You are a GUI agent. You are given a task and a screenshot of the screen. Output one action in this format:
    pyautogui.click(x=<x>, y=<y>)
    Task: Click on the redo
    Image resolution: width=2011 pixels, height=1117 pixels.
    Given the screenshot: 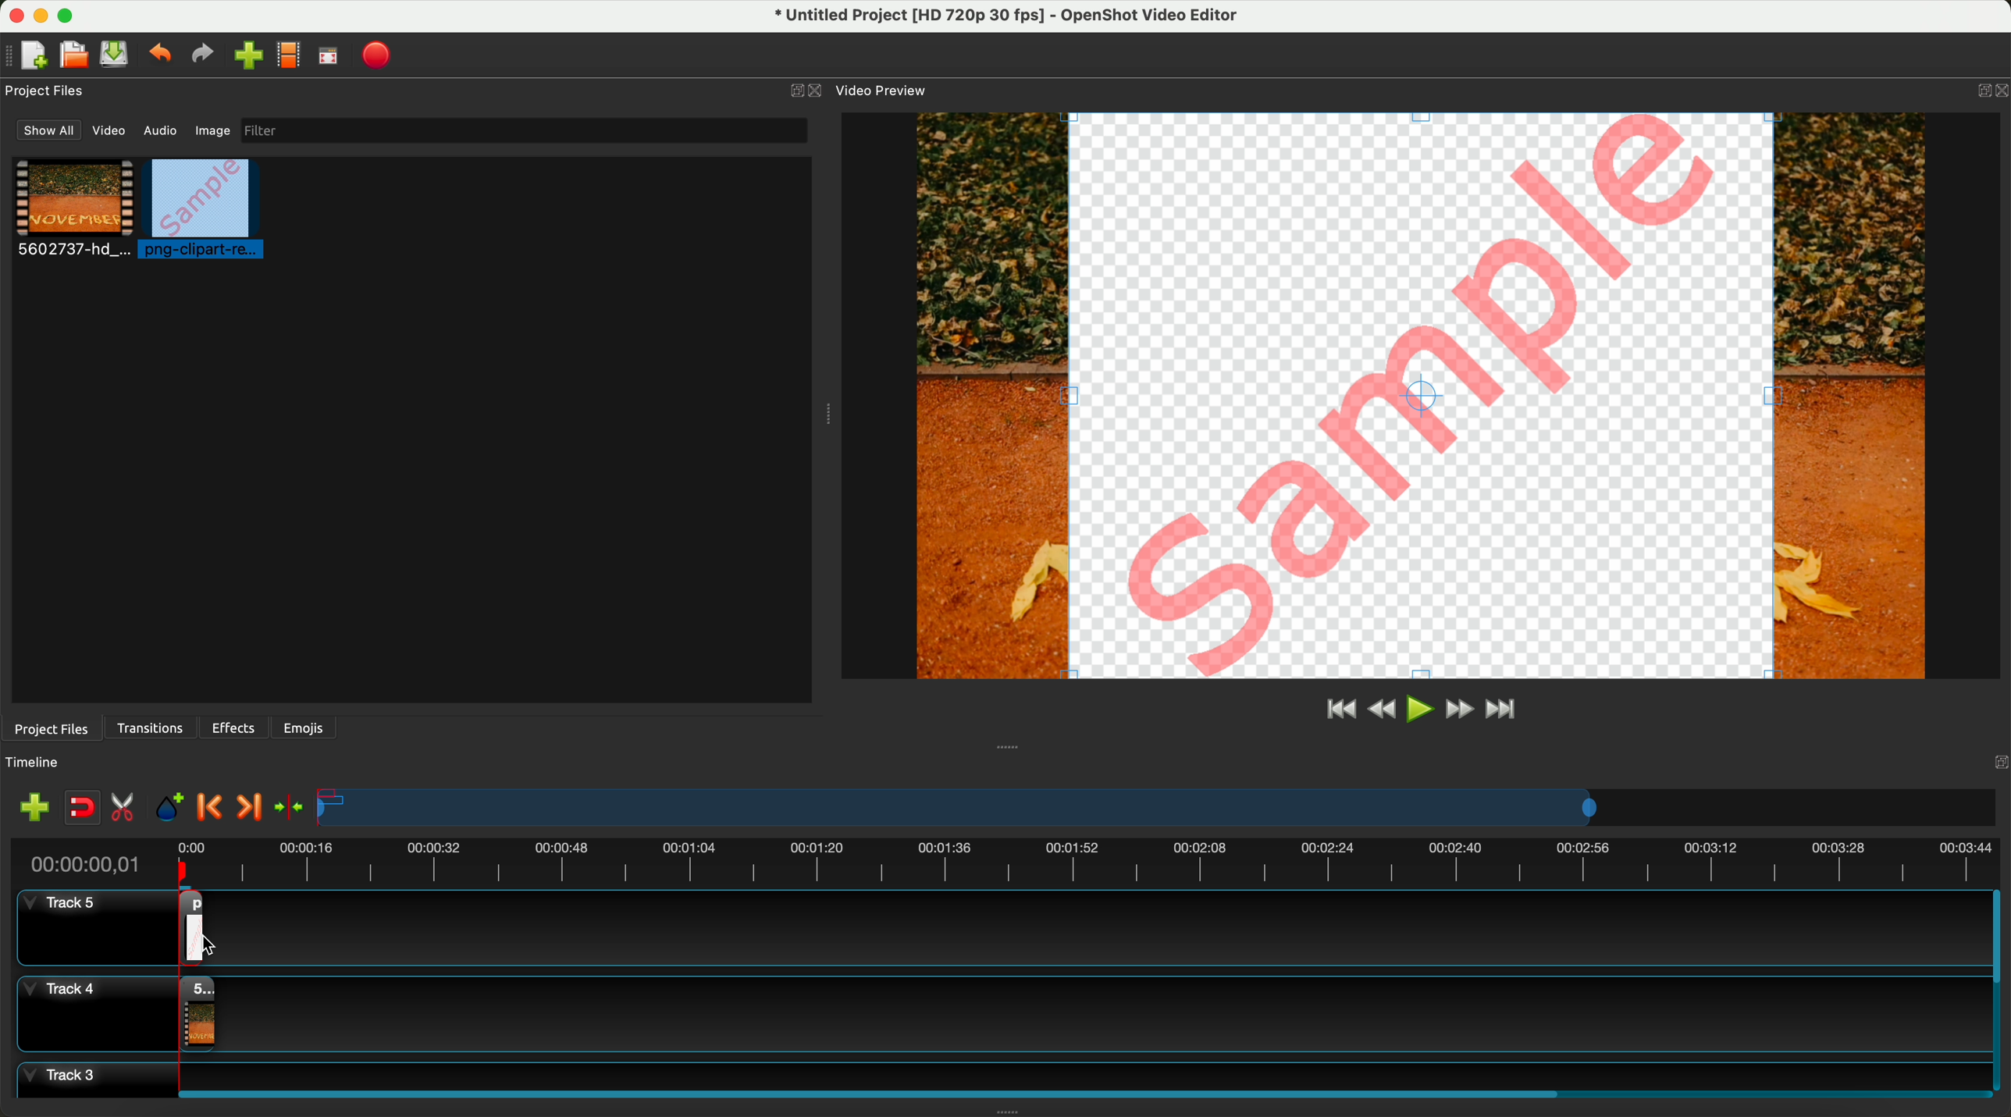 What is the action you would take?
    pyautogui.click(x=206, y=56)
    